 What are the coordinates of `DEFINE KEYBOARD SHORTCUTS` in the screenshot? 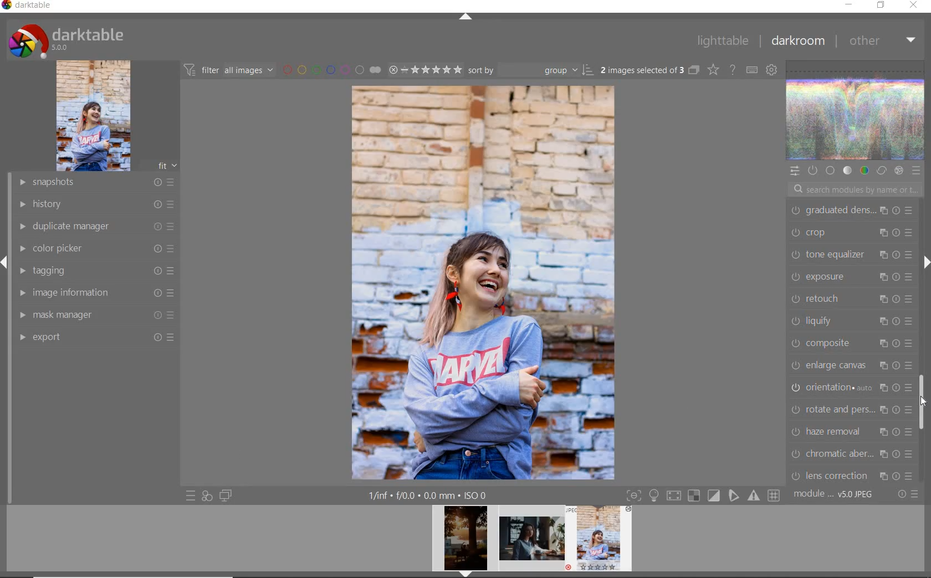 It's located at (751, 70).